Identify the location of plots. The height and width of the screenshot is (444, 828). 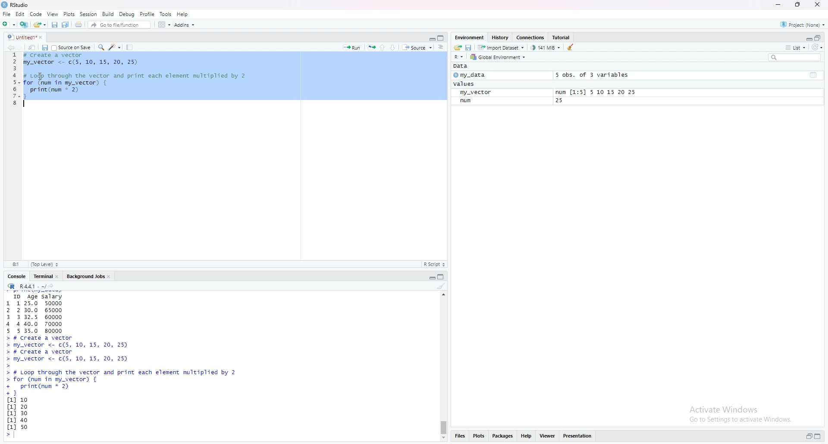
(480, 436).